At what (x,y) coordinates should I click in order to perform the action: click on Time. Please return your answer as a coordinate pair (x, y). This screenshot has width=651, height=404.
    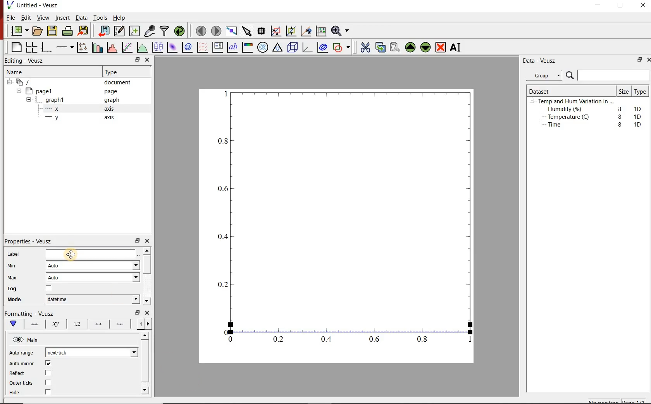
    Looking at the image, I should click on (559, 127).